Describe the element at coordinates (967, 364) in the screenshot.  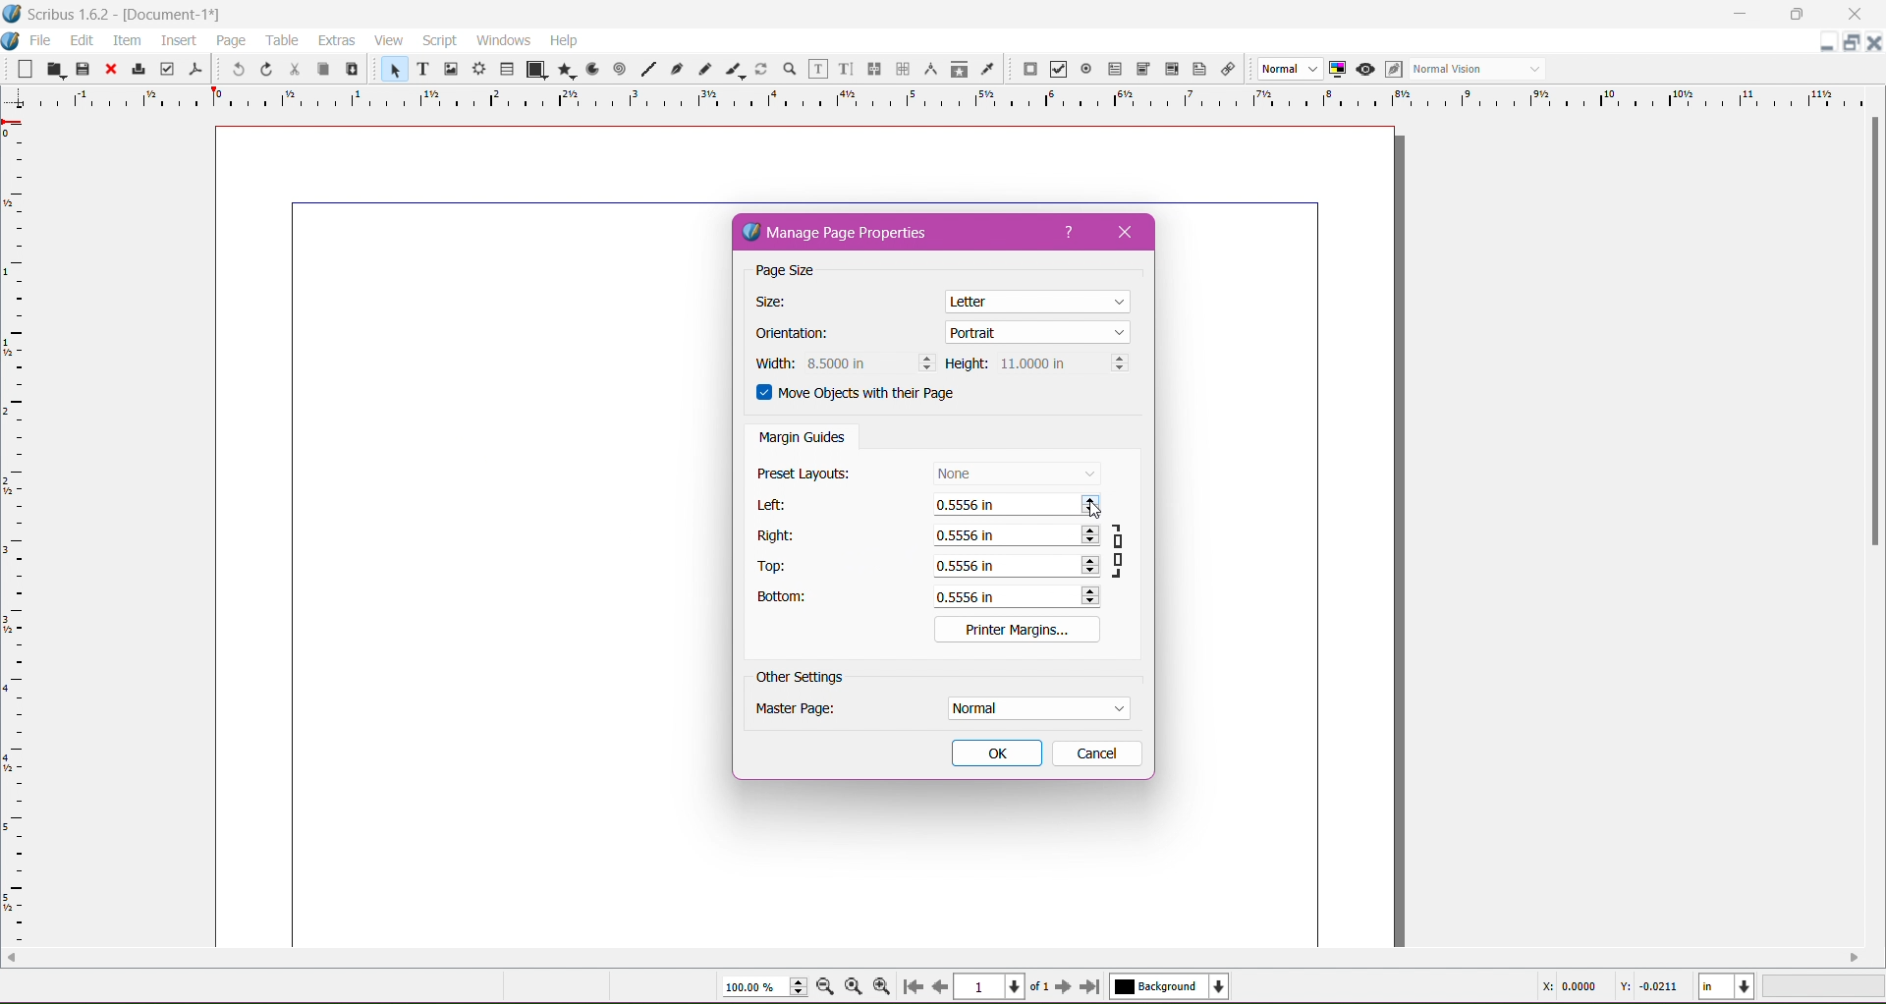
I see `Height` at that location.